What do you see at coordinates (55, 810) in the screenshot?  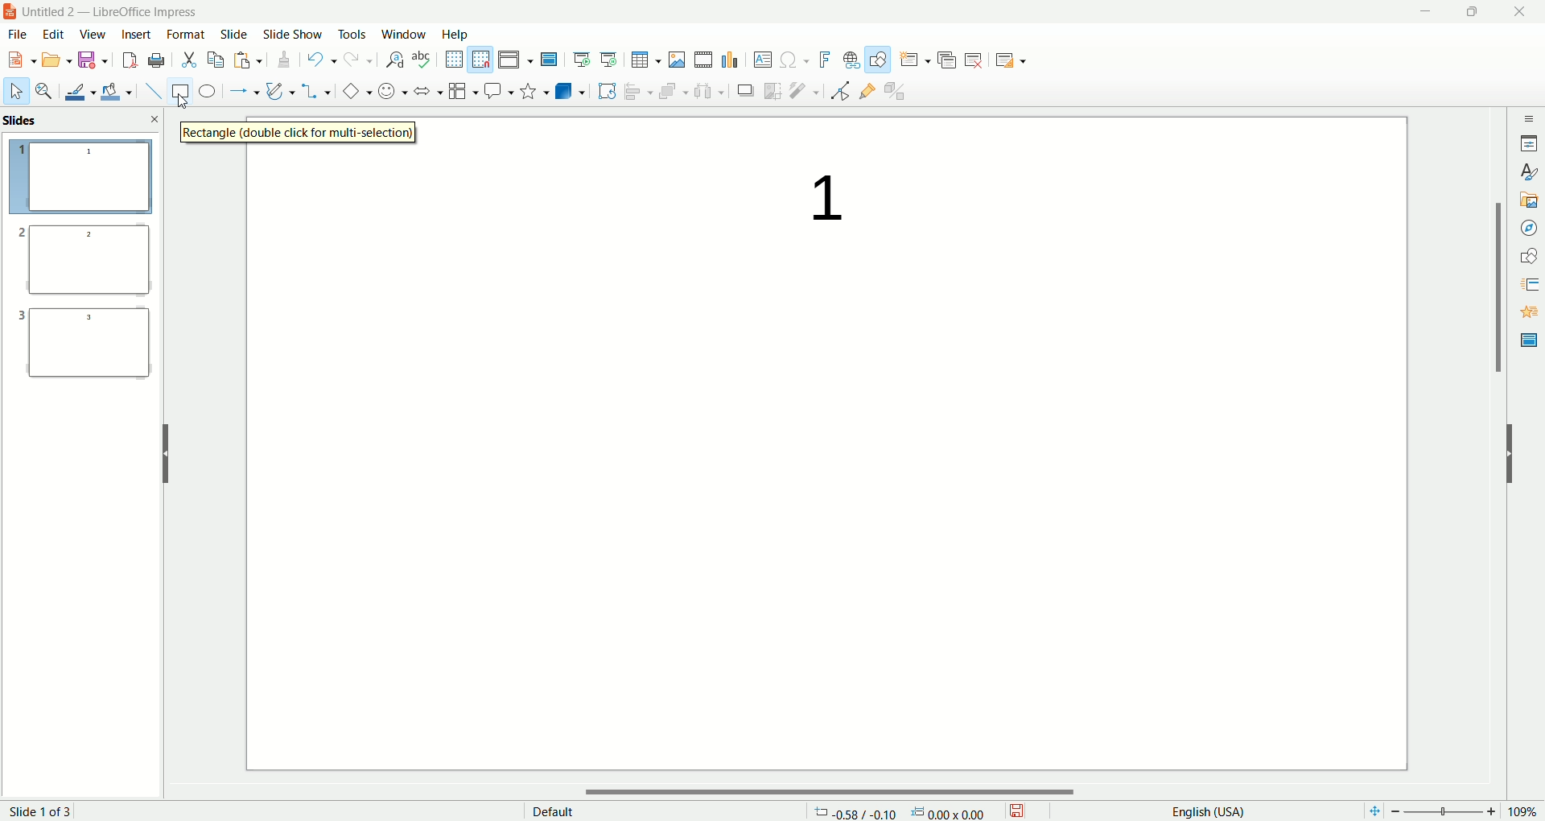 I see `page number` at bounding box center [55, 810].